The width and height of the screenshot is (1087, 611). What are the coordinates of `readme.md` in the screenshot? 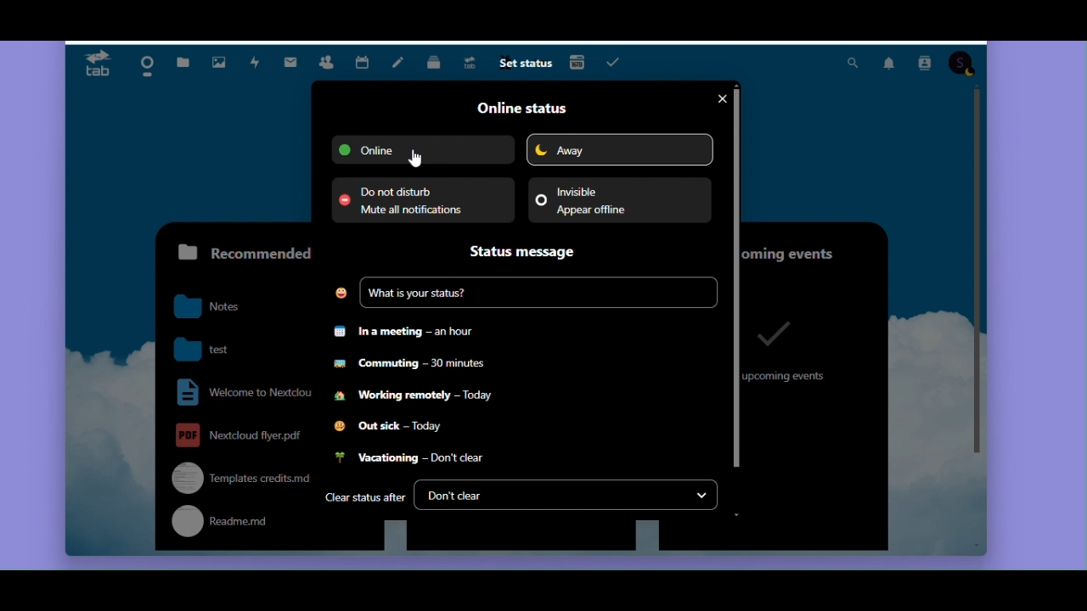 It's located at (237, 524).